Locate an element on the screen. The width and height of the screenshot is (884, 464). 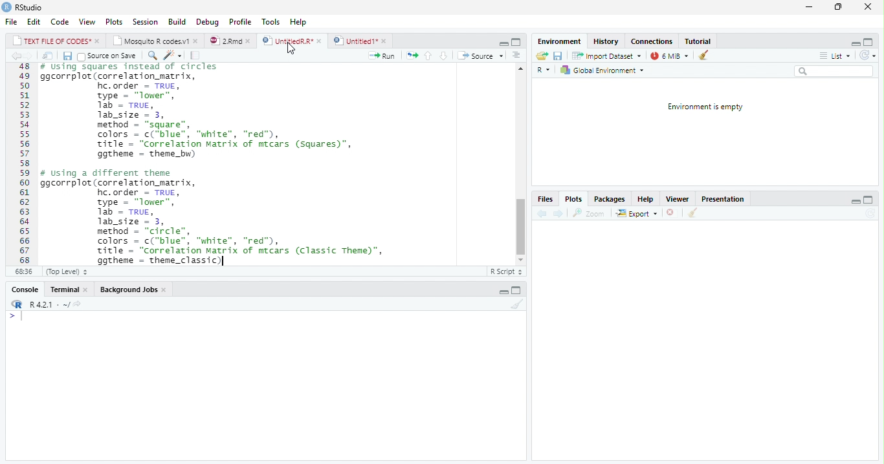
 UntitiedR is located at coordinates (293, 41).